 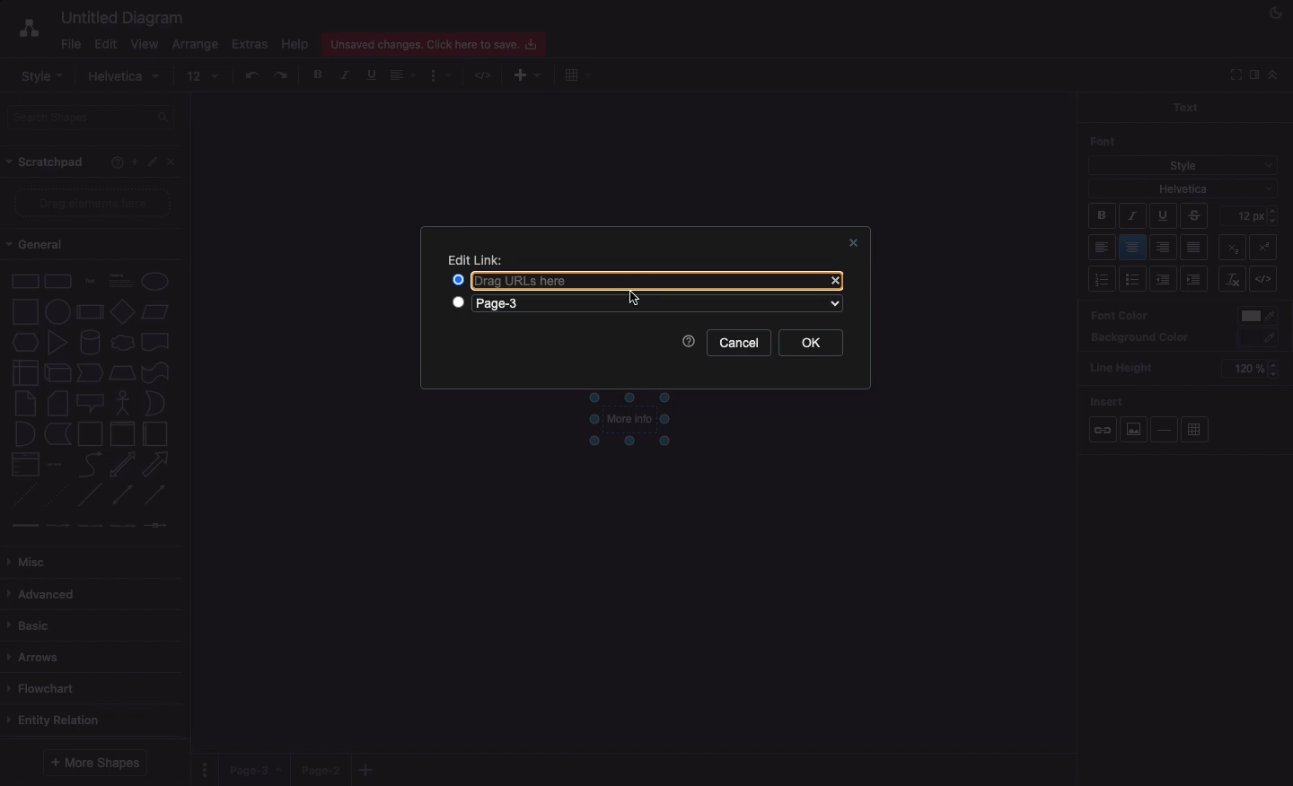 I want to click on cylinder, so click(x=91, y=342).